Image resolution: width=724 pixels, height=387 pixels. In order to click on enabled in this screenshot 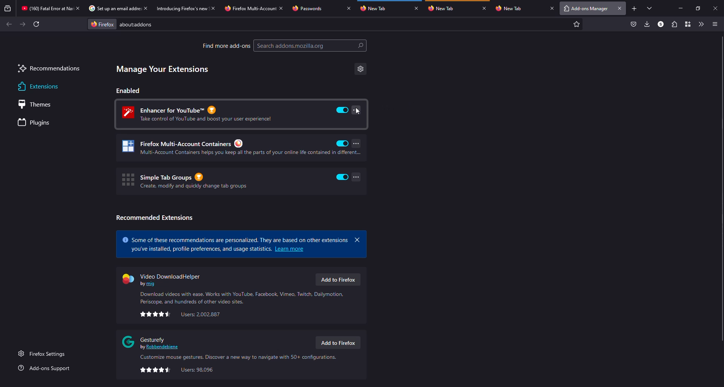, I will do `click(342, 110)`.